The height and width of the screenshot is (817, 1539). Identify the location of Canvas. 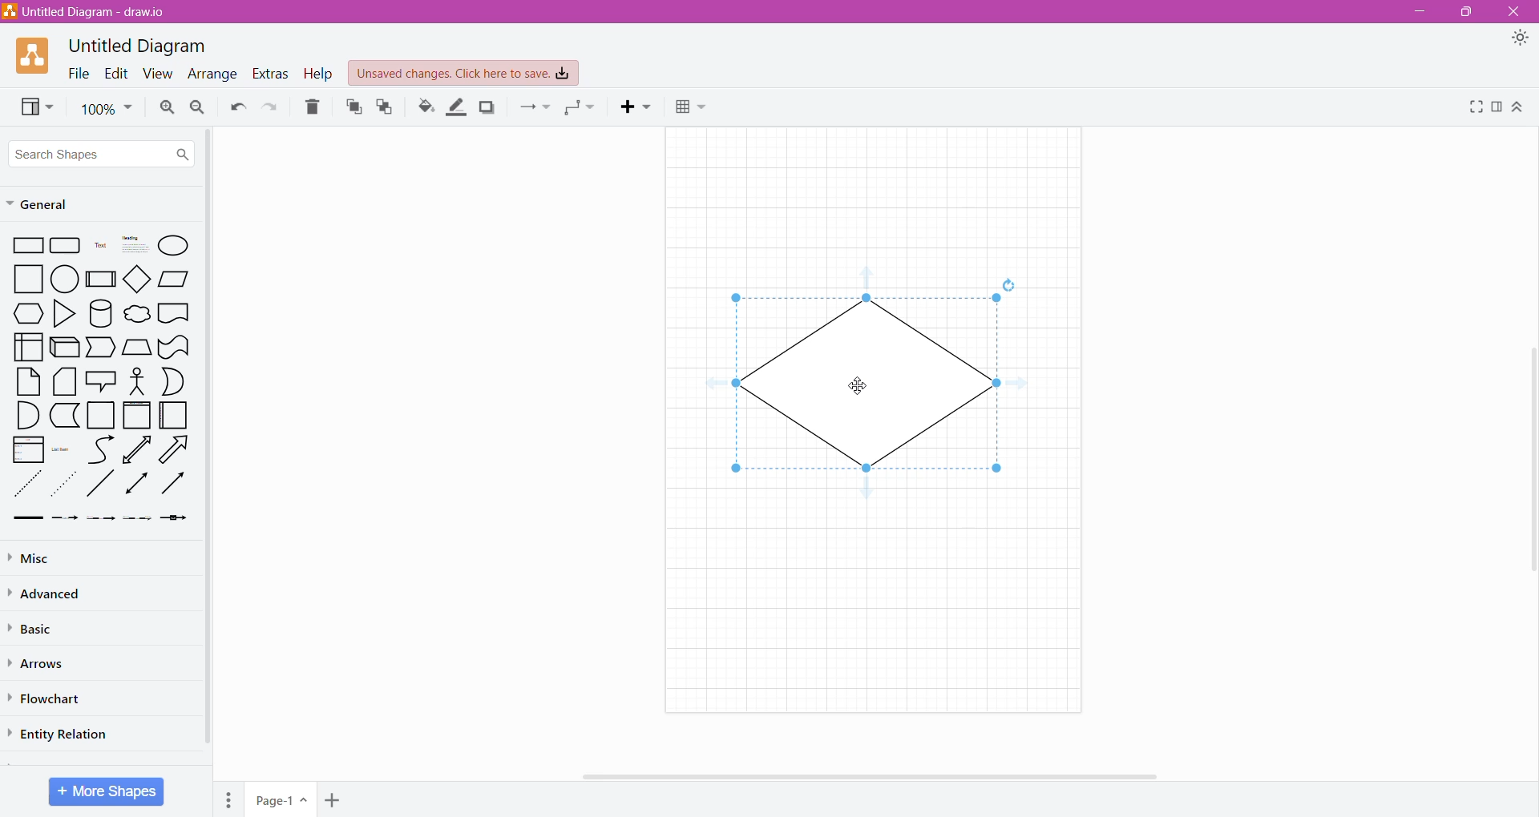
(870, 416).